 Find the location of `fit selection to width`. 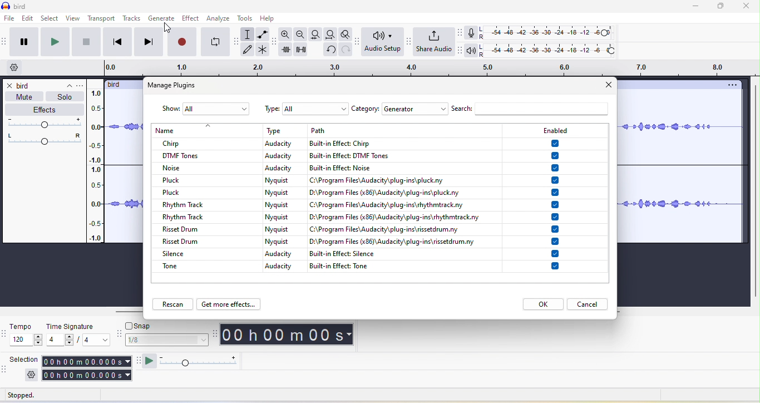

fit selection to width is located at coordinates (318, 34).